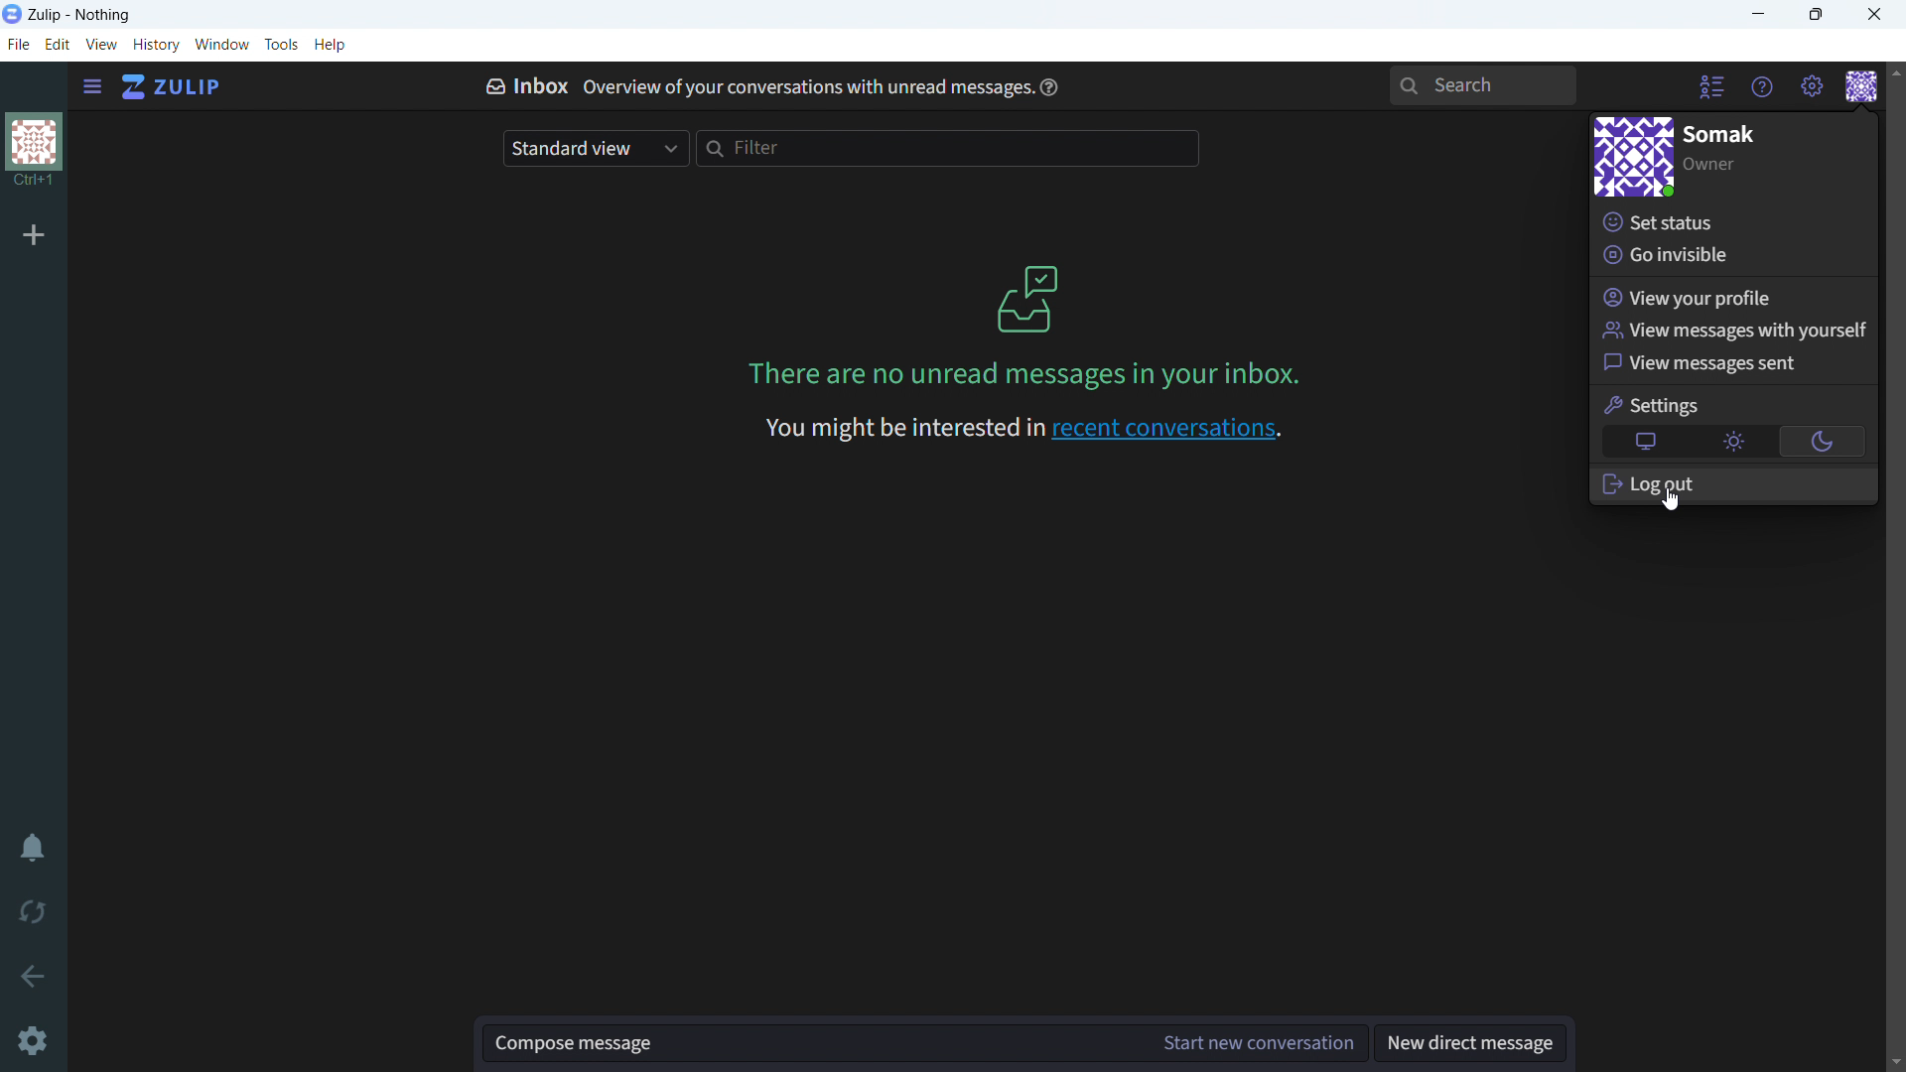 The image size is (1906, 1072). Describe the element at coordinates (1711, 88) in the screenshot. I see `hide all users` at that location.